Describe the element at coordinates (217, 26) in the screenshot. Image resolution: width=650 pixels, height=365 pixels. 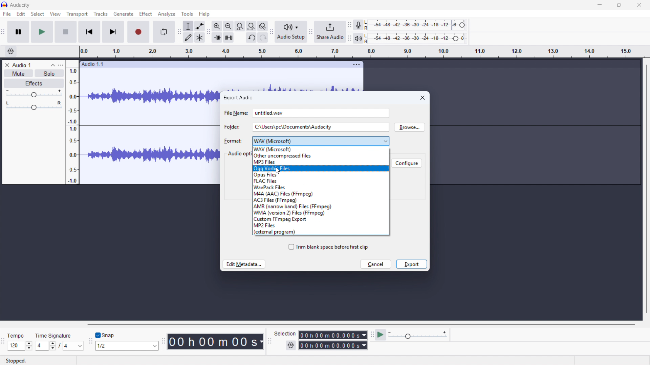
I see `Zoom in ` at that location.